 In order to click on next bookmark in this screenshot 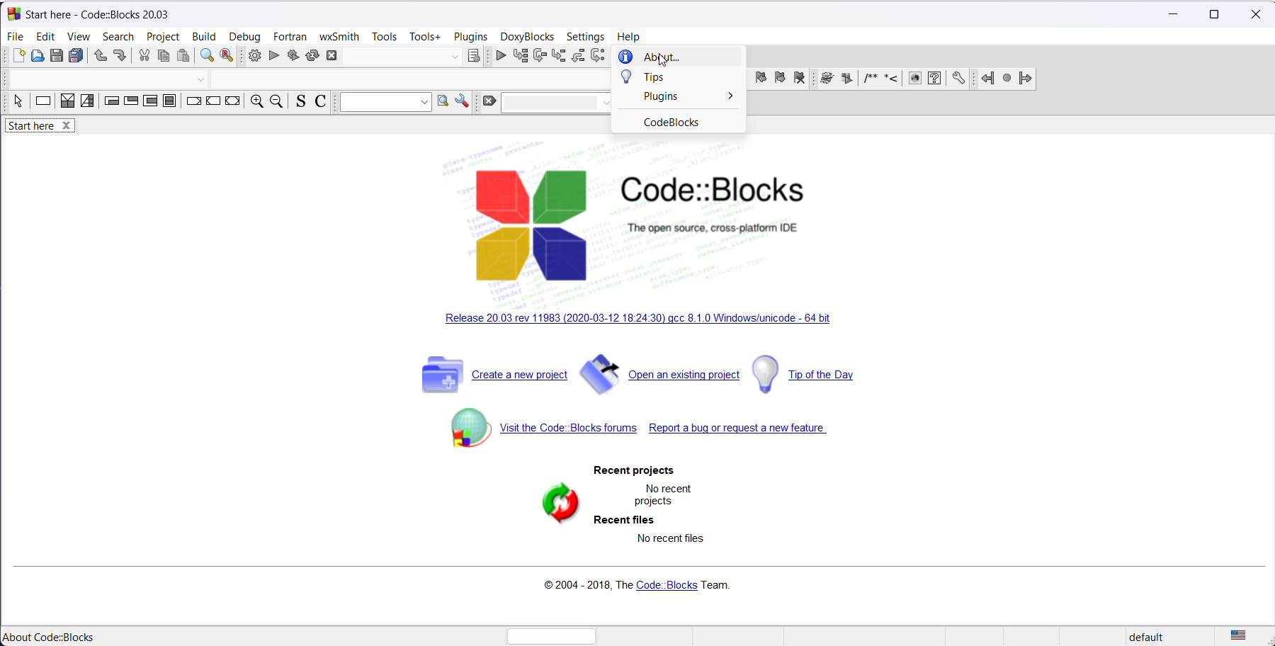, I will do `click(780, 79)`.